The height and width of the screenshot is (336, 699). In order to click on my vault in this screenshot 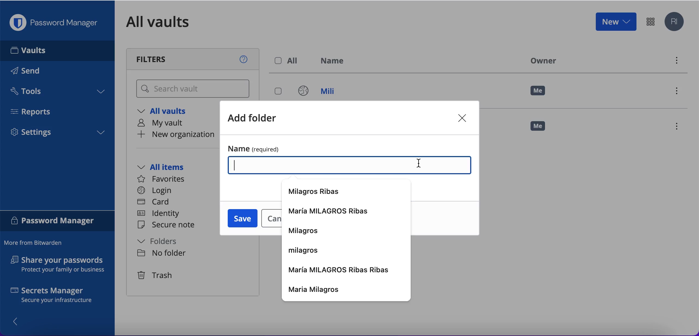, I will do `click(166, 123)`.